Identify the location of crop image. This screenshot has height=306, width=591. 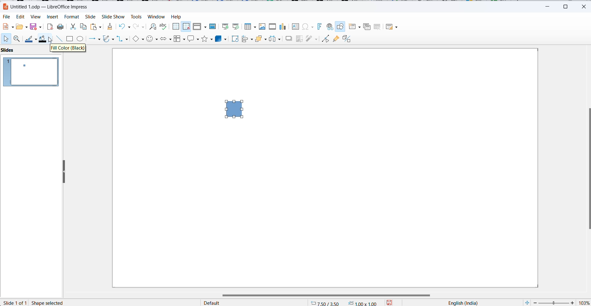
(299, 39).